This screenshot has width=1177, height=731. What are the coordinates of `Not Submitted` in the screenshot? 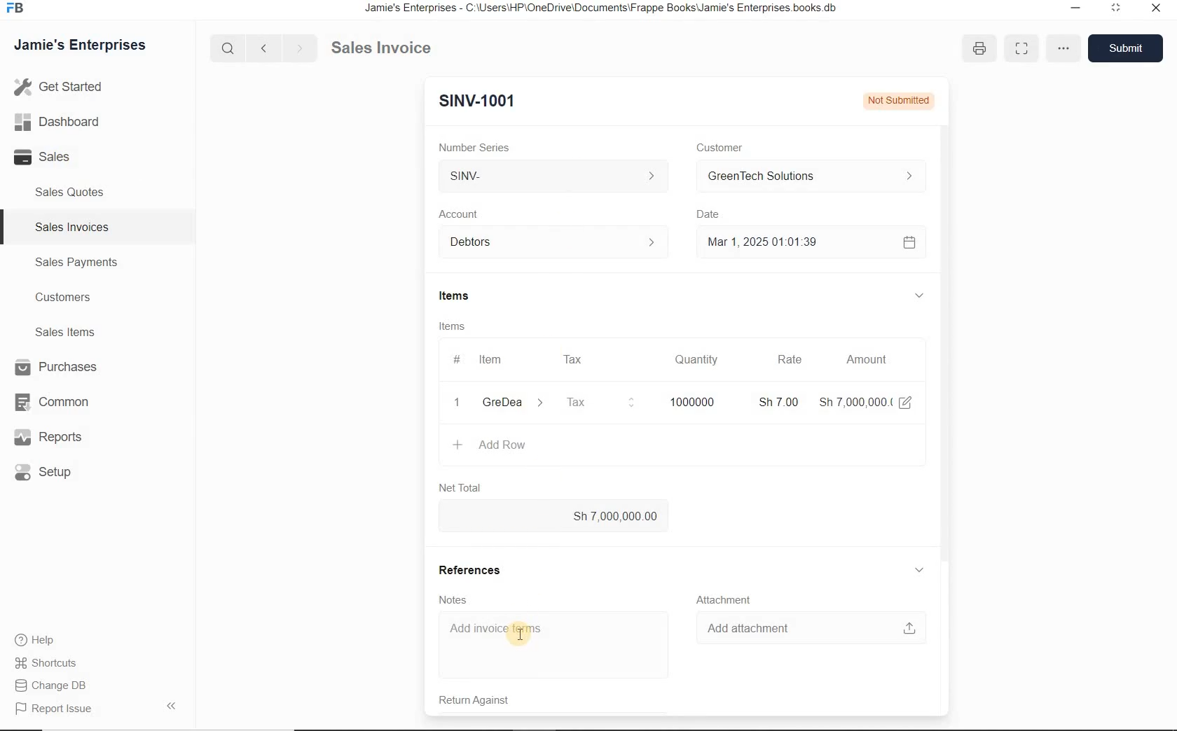 It's located at (897, 99).